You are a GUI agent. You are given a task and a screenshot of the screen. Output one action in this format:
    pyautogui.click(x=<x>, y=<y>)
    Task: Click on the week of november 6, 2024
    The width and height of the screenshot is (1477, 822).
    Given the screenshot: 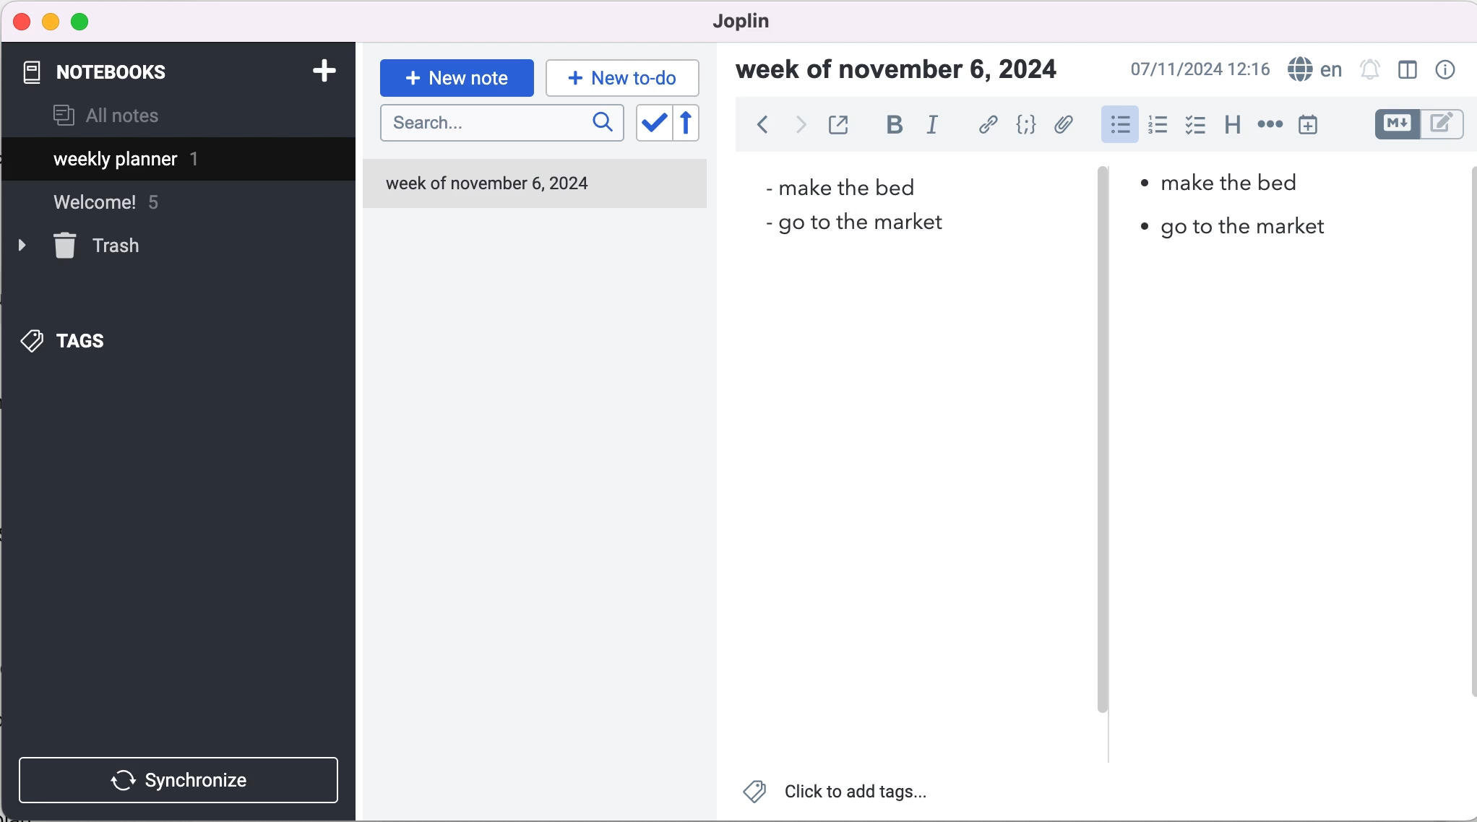 What is the action you would take?
    pyautogui.click(x=492, y=188)
    